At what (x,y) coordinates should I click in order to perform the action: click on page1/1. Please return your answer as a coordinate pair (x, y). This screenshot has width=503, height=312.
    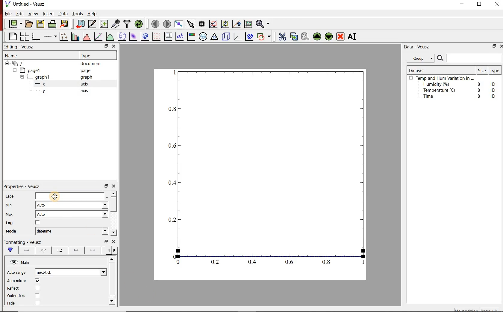
    Looking at the image, I should click on (491, 309).